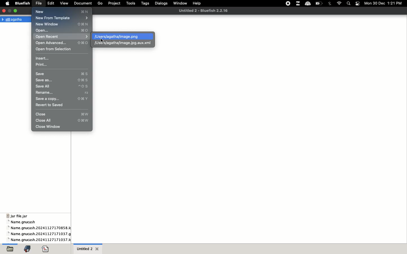 This screenshot has height=254, width=407. What do you see at coordinates (62, 86) in the screenshot?
I see `save all` at bounding box center [62, 86].